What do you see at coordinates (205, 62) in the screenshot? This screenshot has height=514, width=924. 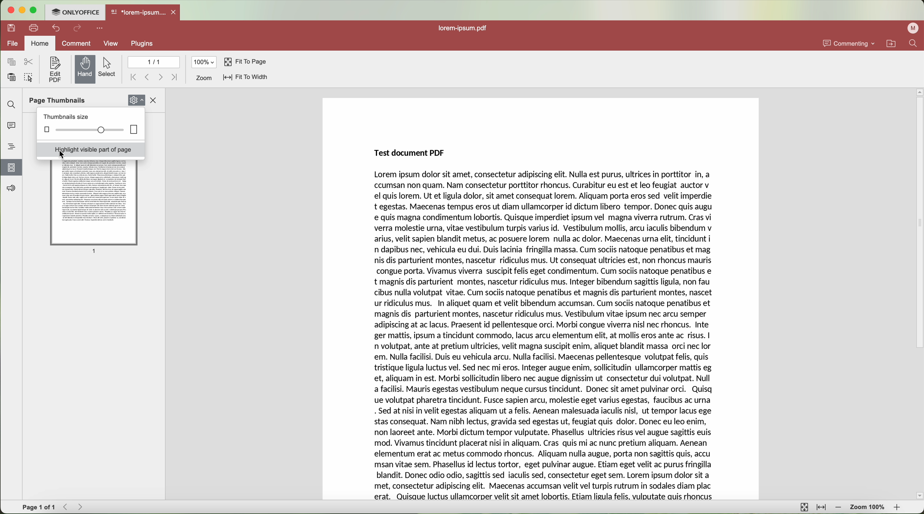 I see `100%` at bounding box center [205, 62].